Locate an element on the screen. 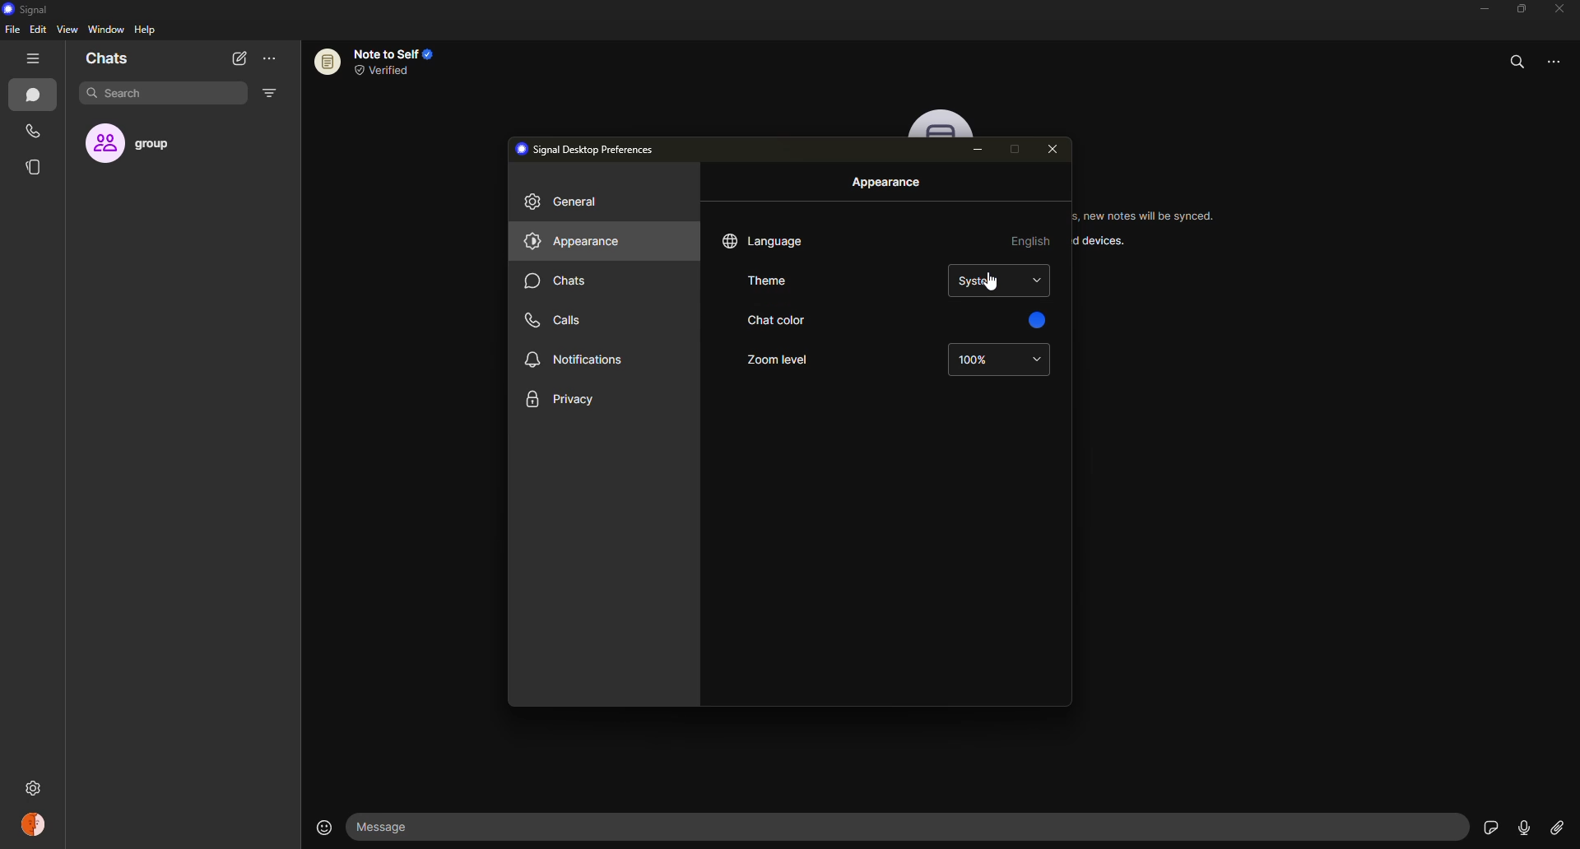 Image resolution: width=1580 pixels, height=849 pixels. desktop preferences is located at coordinates (590, 148).